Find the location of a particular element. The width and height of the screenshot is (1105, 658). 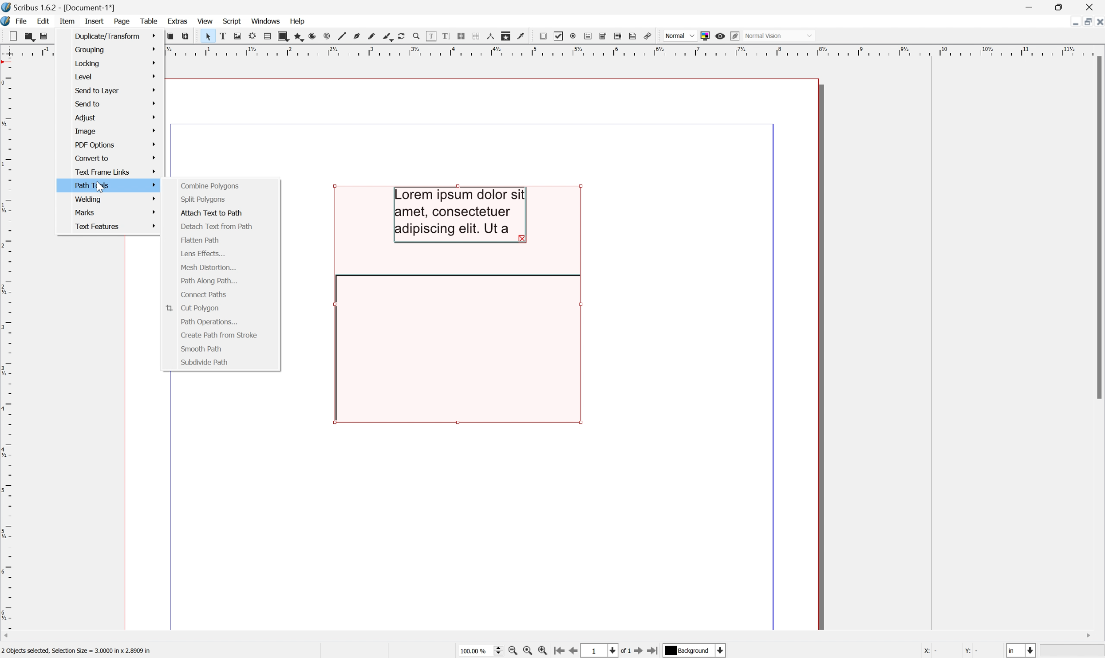

Wielding is located at coordinates (117, 200).